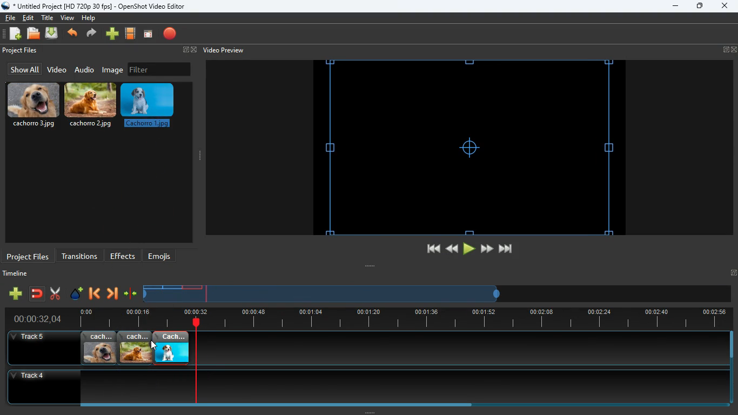  Describe the element at coordinates (18, 275) in the screenshot. I see `timeline` at that location.